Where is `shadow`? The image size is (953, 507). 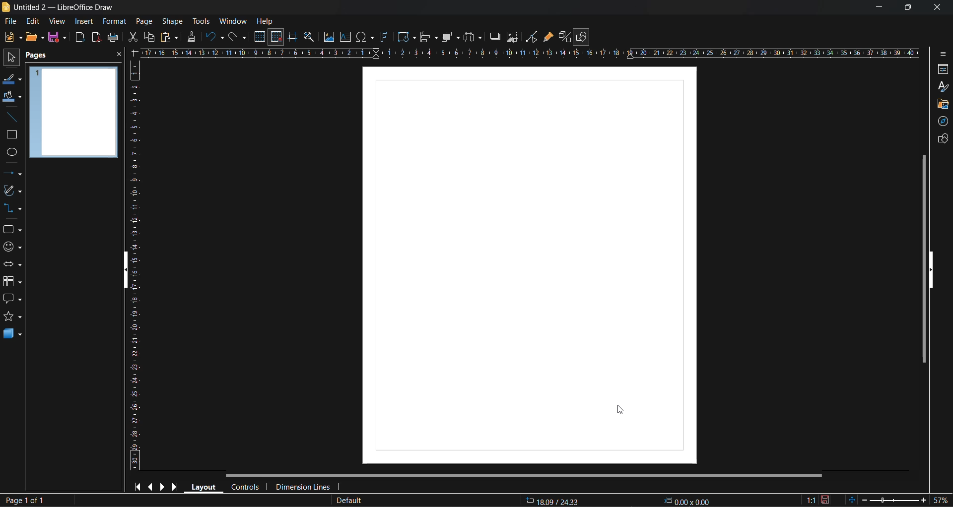 shadow is located at coordinates (497, 36).